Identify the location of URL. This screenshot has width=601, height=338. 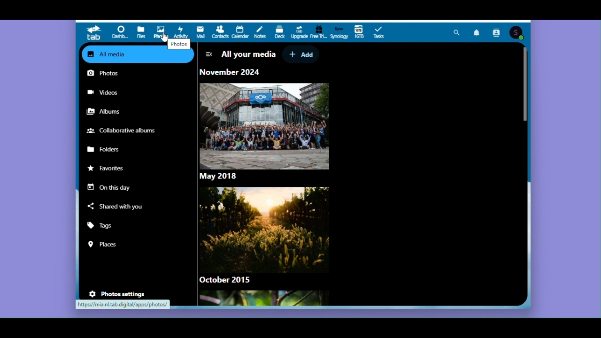
(124, 305).